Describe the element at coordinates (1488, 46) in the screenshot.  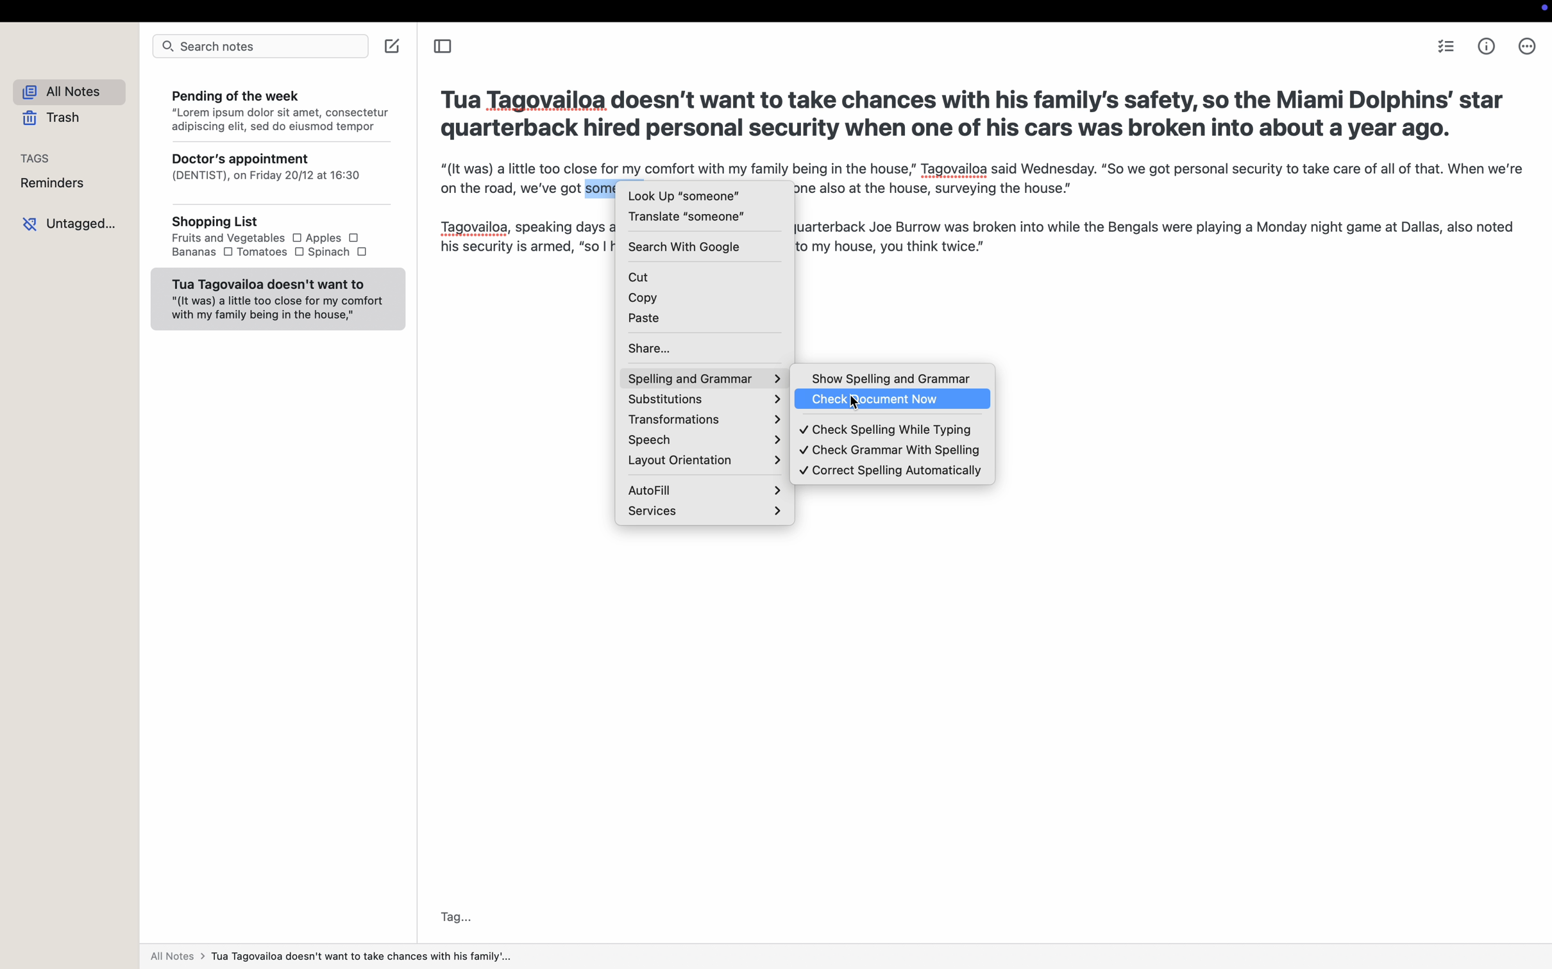
I see `metrics` at that location.